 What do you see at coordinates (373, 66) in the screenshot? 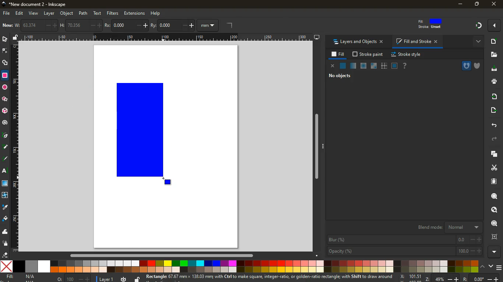
I see `window` at bounding box center [373, 66].